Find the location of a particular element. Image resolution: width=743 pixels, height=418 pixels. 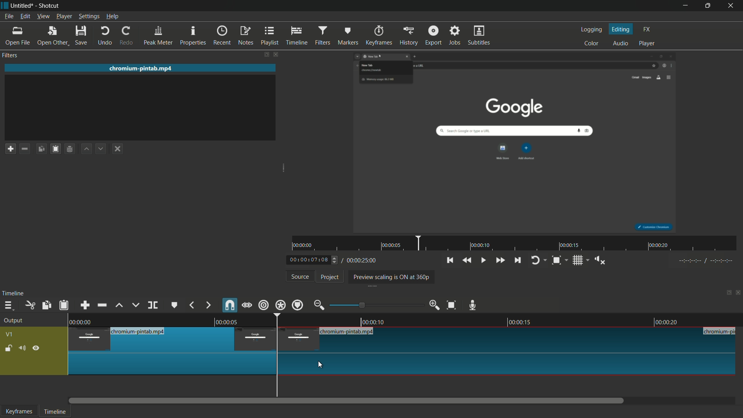

paste filters is located at coordinates (56, 149).